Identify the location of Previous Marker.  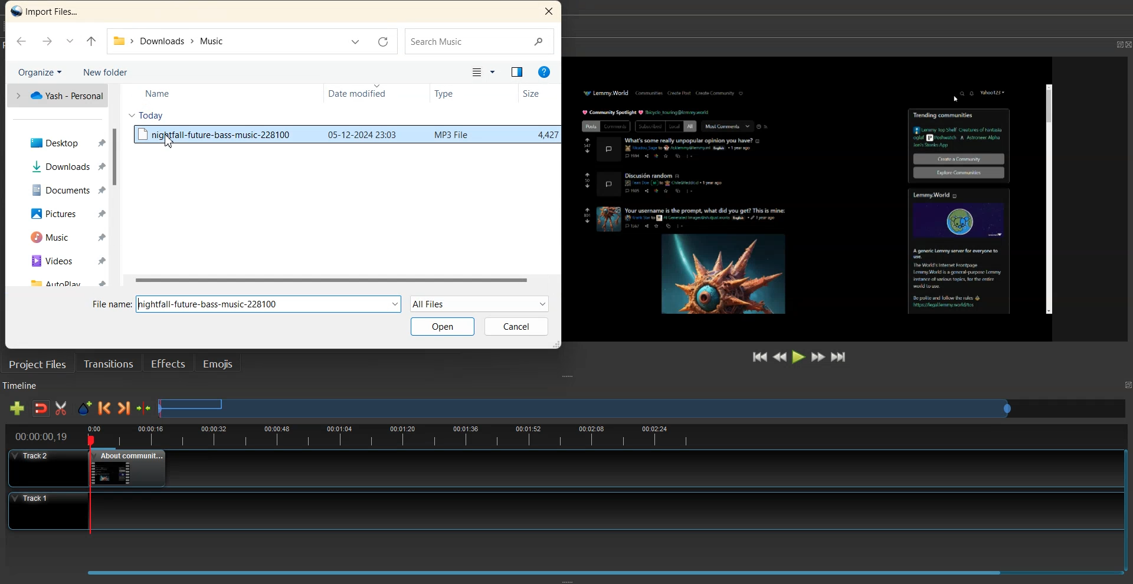
(104, 408).